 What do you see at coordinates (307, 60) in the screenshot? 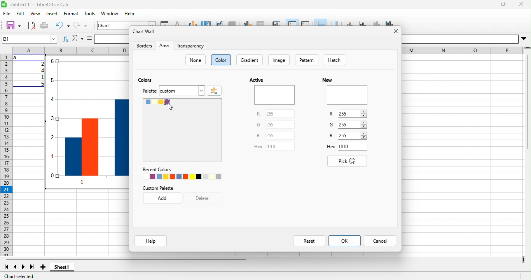
I see `pattern` at bounding box center [307, 60].